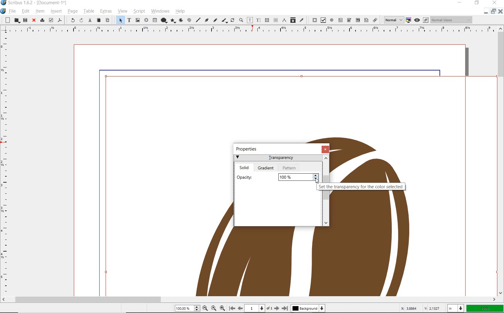 The image size is (504, 313). I want to click on text frame, so click(129, 20).